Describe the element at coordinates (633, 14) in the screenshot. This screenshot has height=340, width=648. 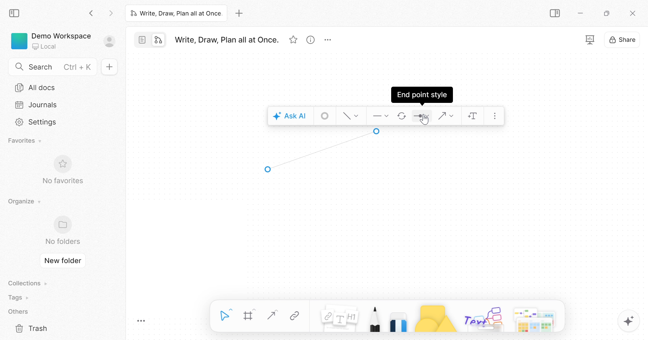
I see `Close` at that location.